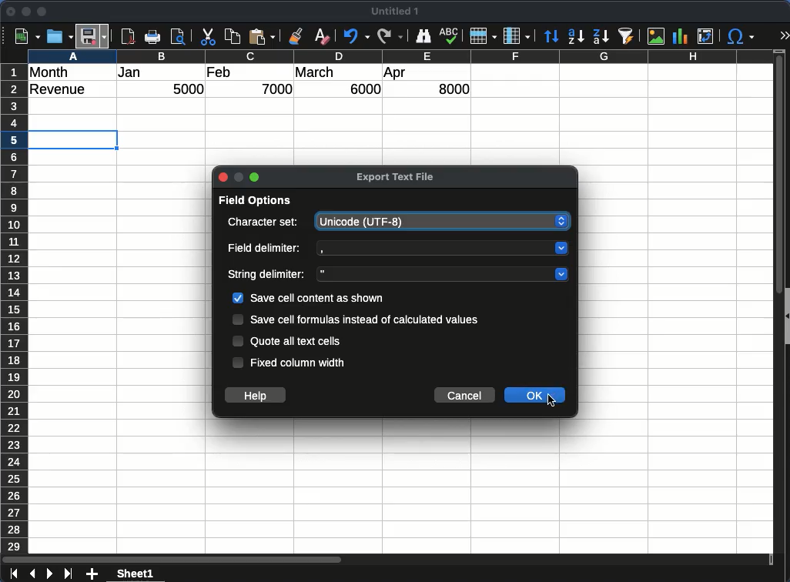 This screenshot has height=582, width=790. I want to click on undo, so click(354, 37).